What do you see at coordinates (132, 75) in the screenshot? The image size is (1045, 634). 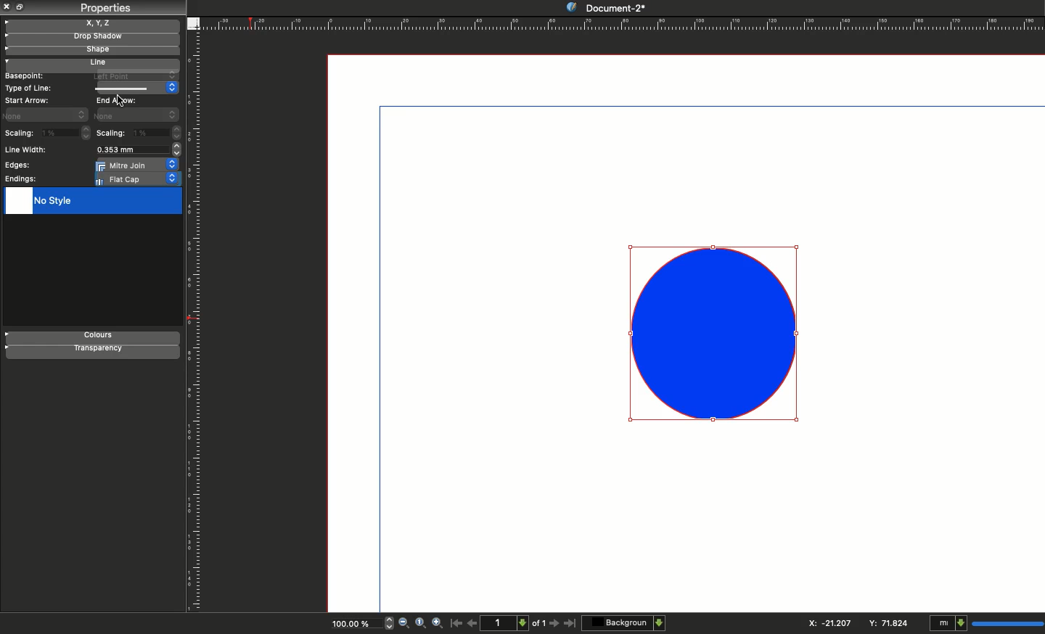 I see `Line point` at bounding box center [132, 75].